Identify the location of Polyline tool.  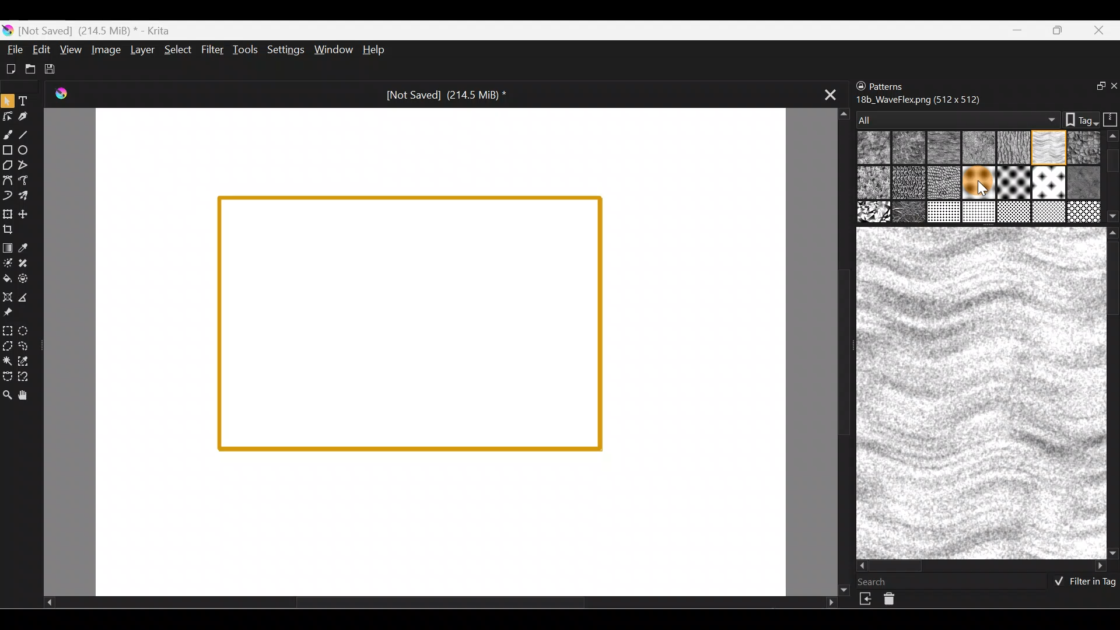
(24, 166).